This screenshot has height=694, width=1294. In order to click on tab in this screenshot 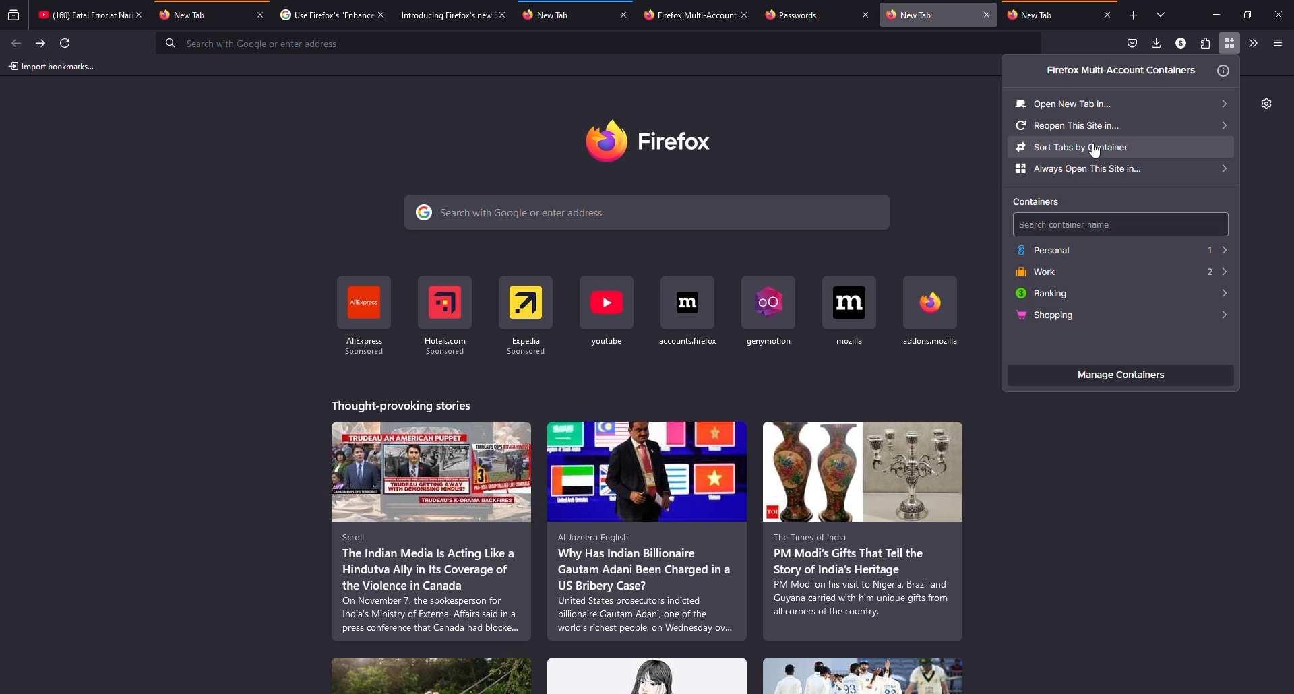, I will do `click(439, 15)`.